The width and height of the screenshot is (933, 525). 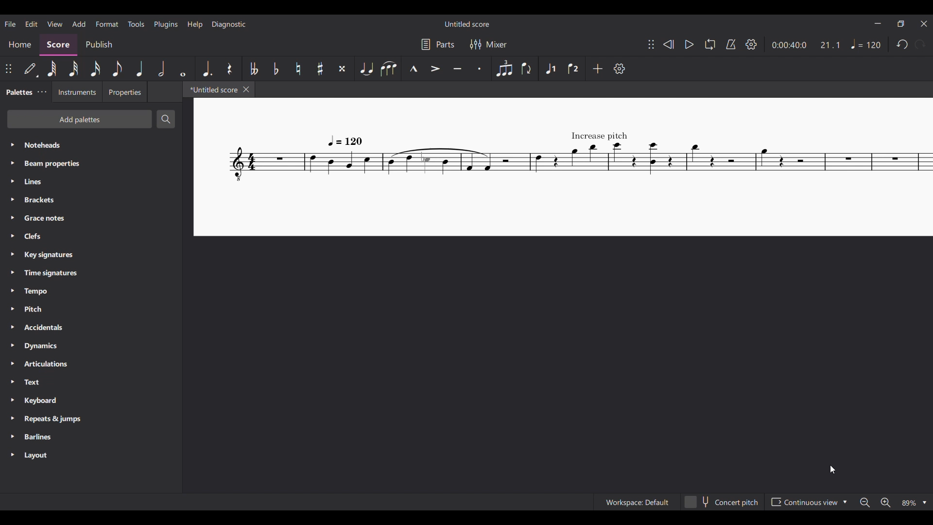 What do you see at coordinates (751, 44) in the screenshot?
I see `Settings` at bounding box center [751, 44].